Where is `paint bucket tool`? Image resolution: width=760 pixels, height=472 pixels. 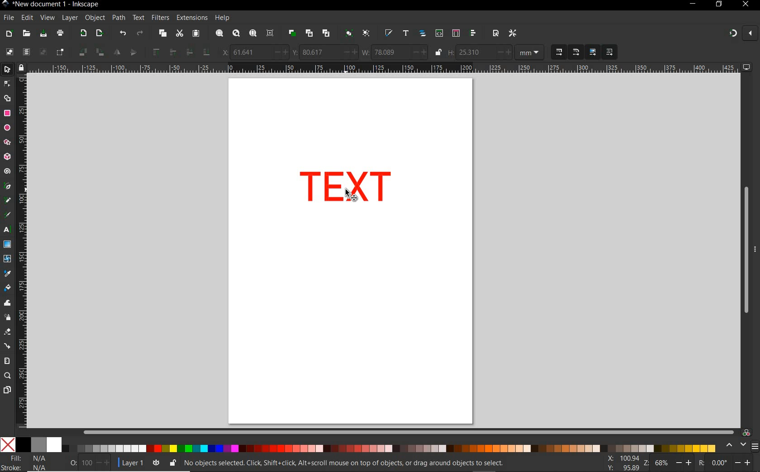 paint bucket tool is located at coordinates (8, 288).